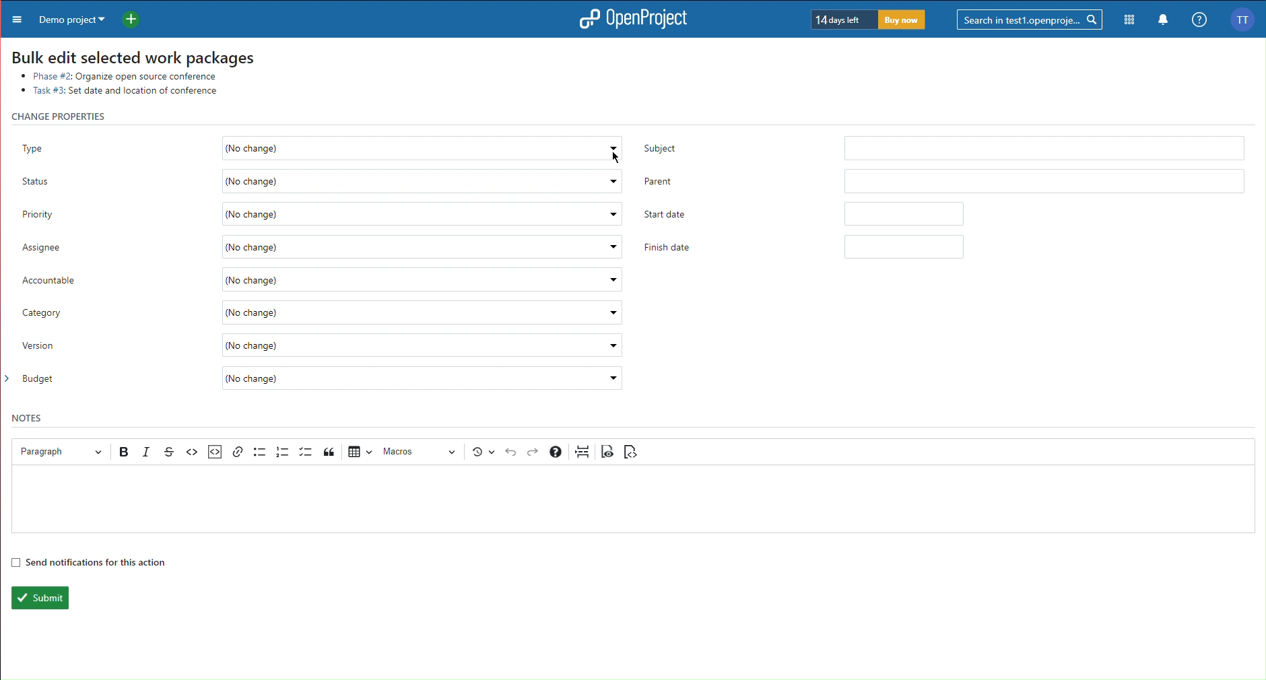  What do you see at coordinates (147, 452) in the screenshot?
I see `Italic` at bounding box center [147, 452].